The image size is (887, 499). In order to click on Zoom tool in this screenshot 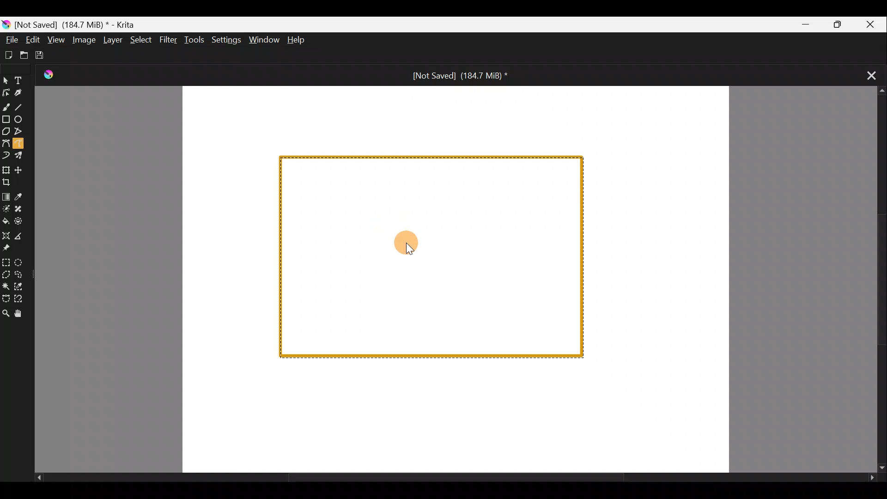, I will do `click(6, 313)`.